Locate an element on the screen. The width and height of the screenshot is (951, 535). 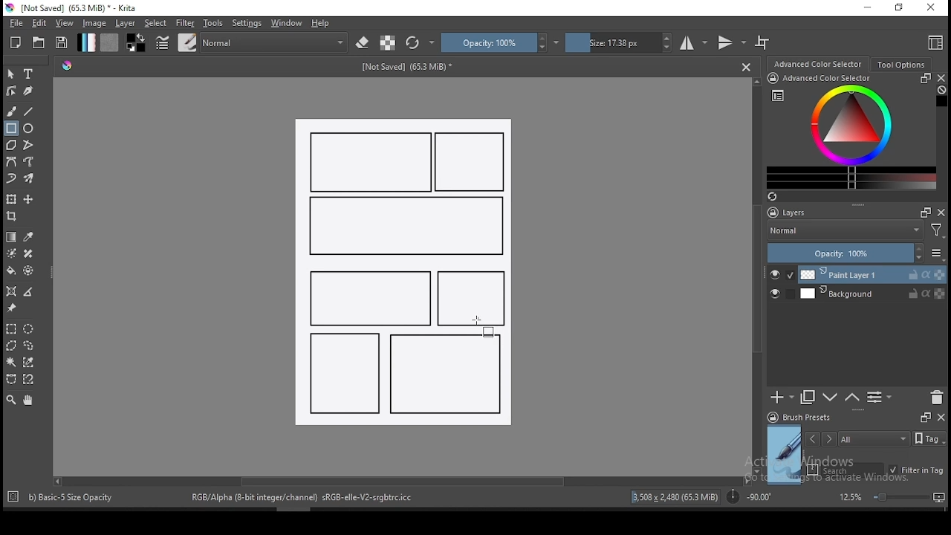
zoom tool is located at coordinates (11, 399).